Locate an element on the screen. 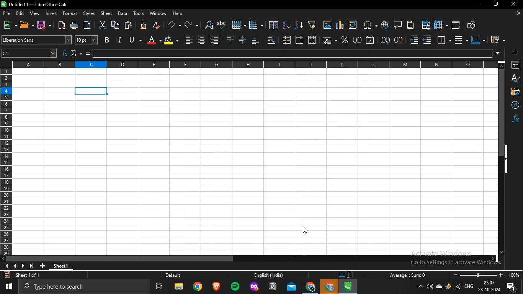 The image size is (523, 294). insert comment  is located at coordinates (398, 24).